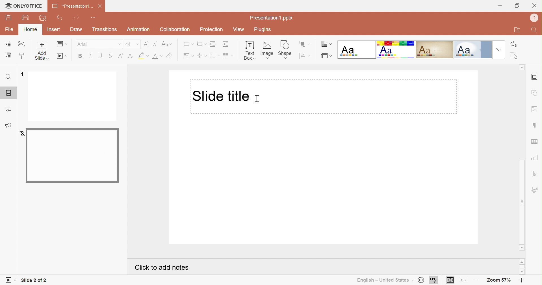 Image resolution: width=542 pixels, height=285 pixels. What do you see at coordinates (62, 44) in the screenshot?
I see `Change slide layout` at bounding box center [62, 44].